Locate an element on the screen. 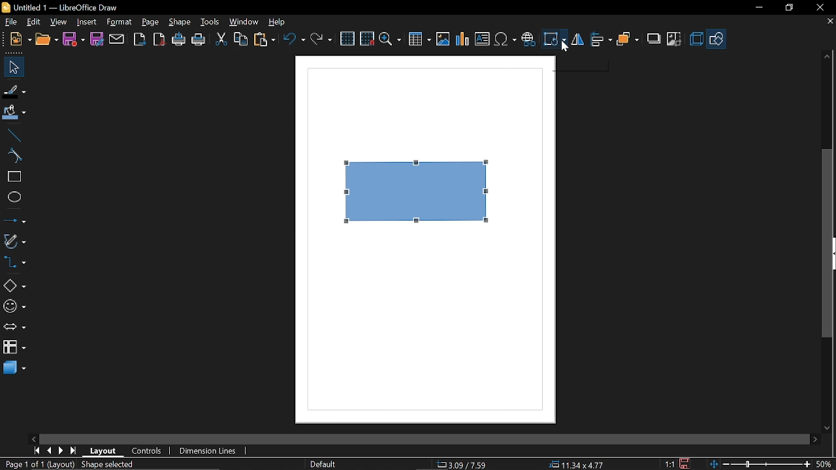 This screenshot has width=836, height=470. arrange is located at coordinates (628, 39).